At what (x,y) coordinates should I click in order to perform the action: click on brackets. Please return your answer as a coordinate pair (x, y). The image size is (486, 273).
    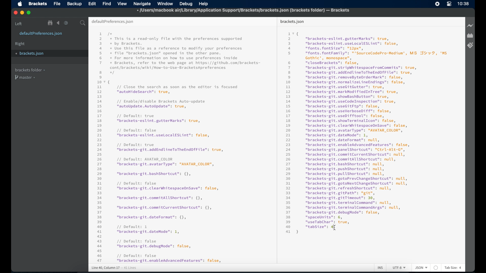
    Looking at the image, I should click on (38, 4).